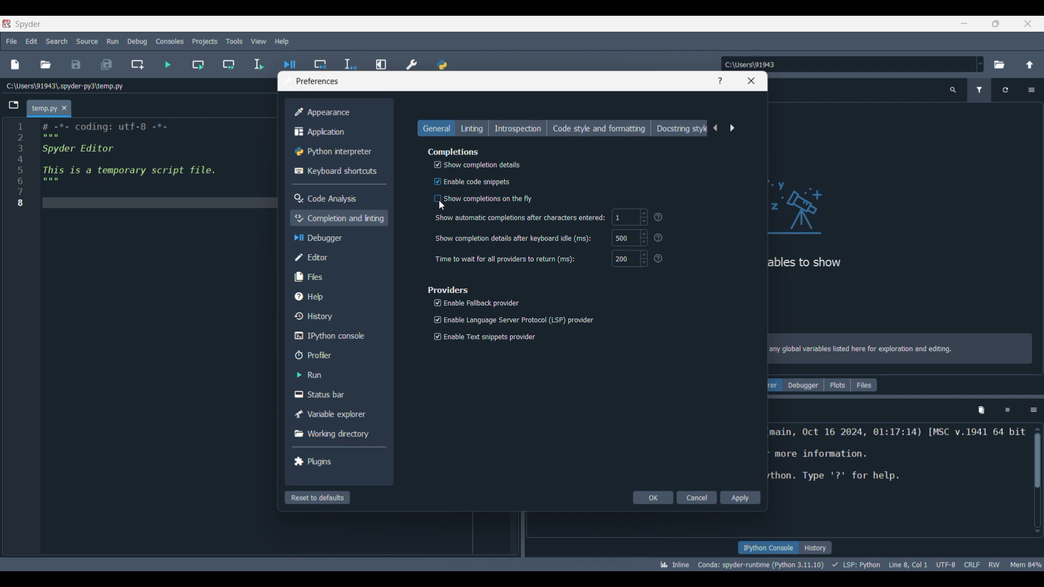 The width and height of the screenshot is (1044, 587). I want to click on Debug menu, so click(138, 41).